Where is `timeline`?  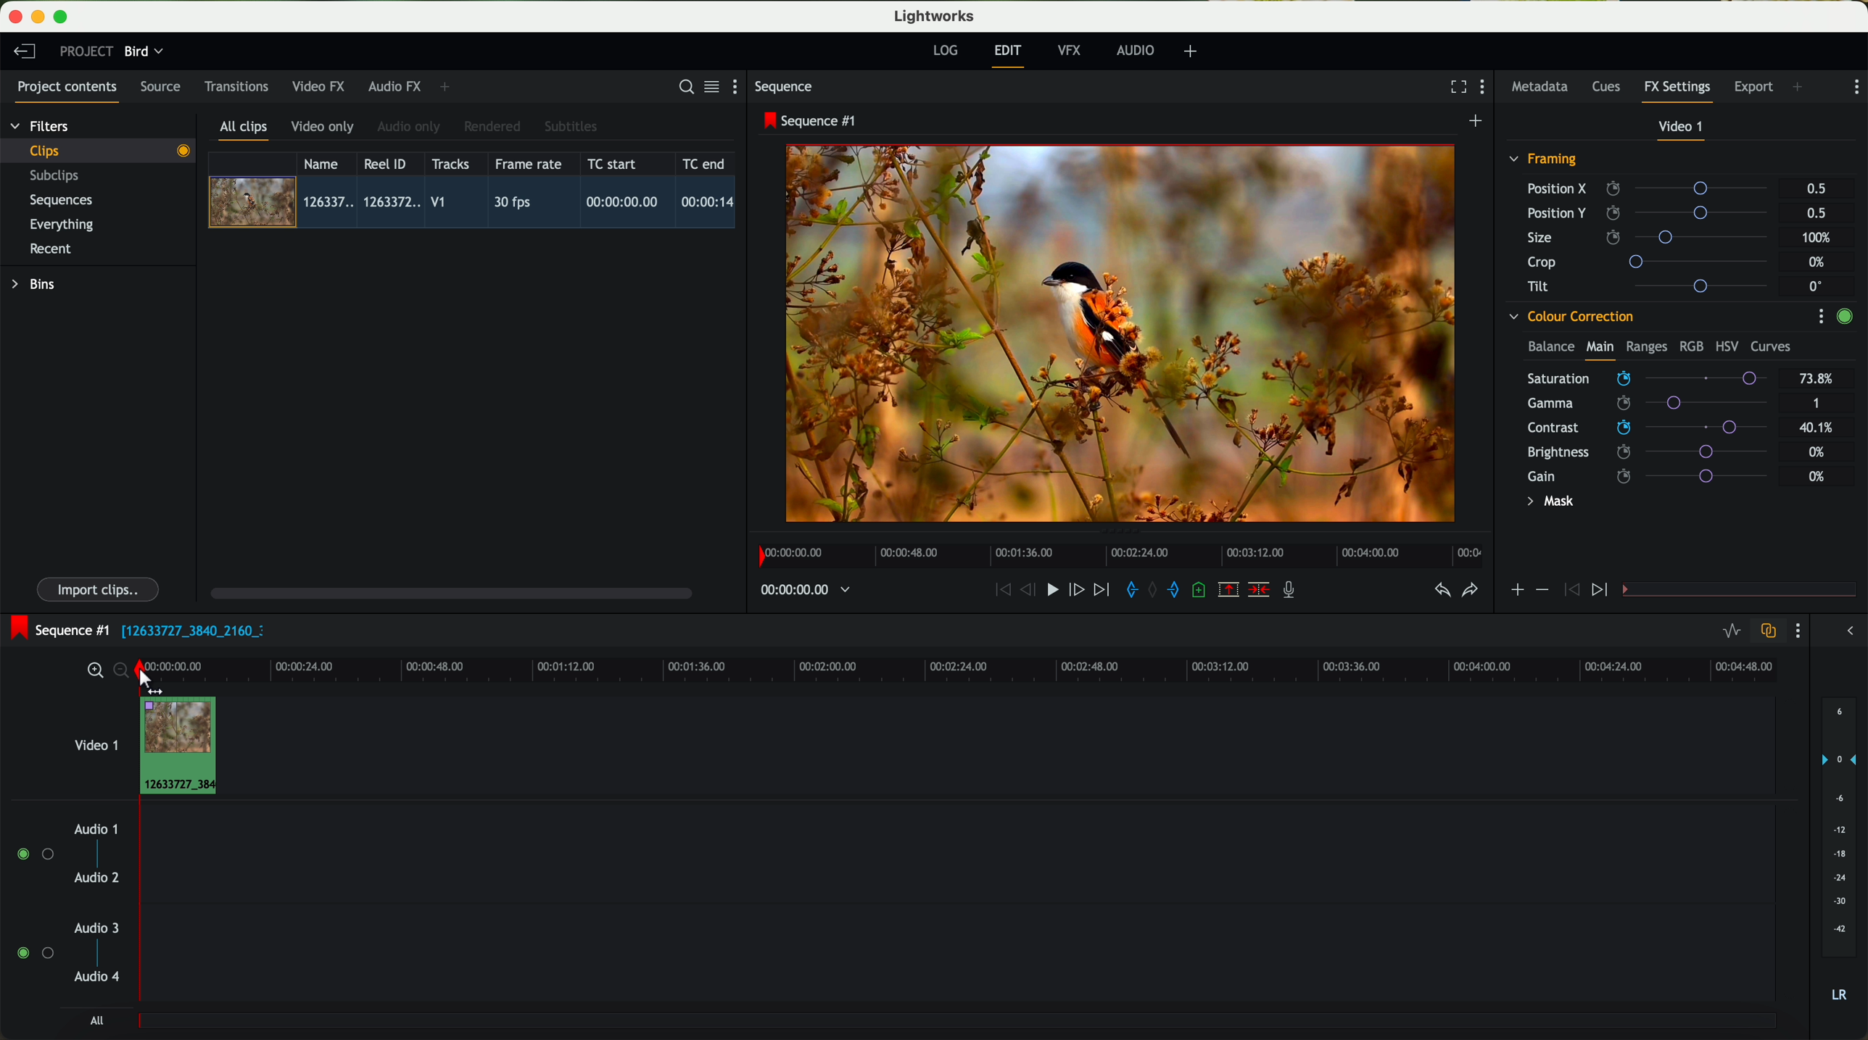
timeline is located at coordinates (997, 668).